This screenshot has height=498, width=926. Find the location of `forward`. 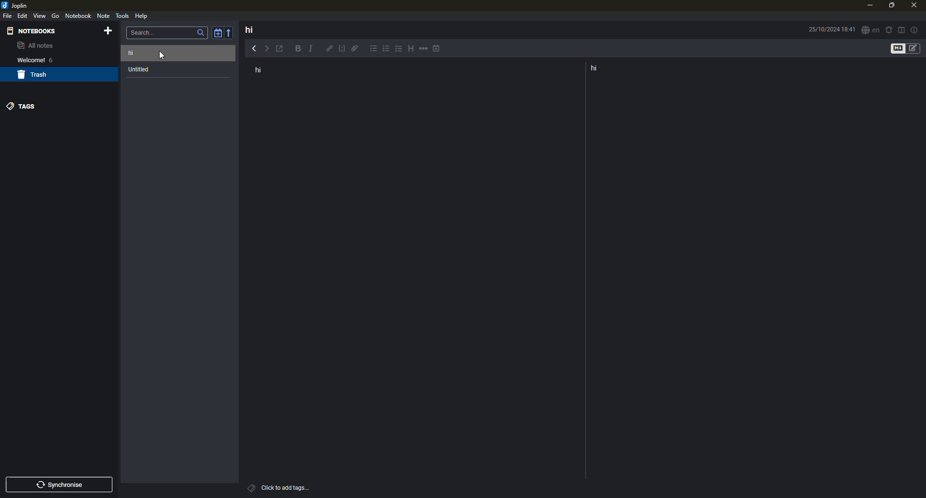

forward is located at coordinates (269, 49).